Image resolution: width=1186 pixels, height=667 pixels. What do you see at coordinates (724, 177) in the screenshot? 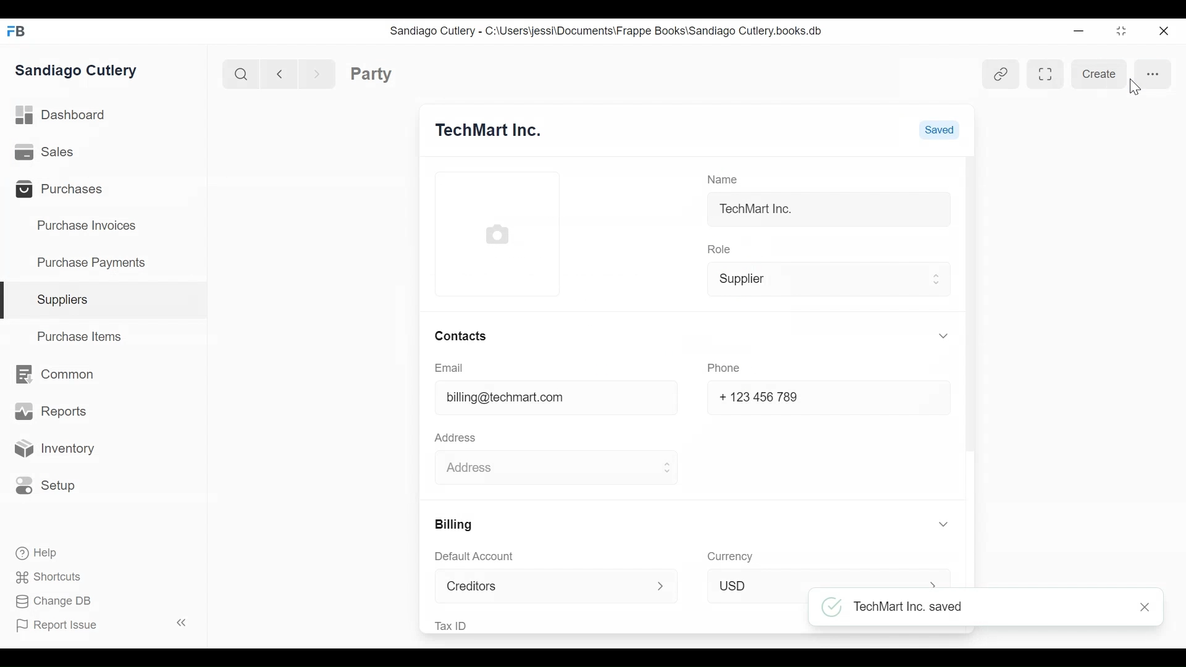
I see `Name` at bounding box center [724, 177].